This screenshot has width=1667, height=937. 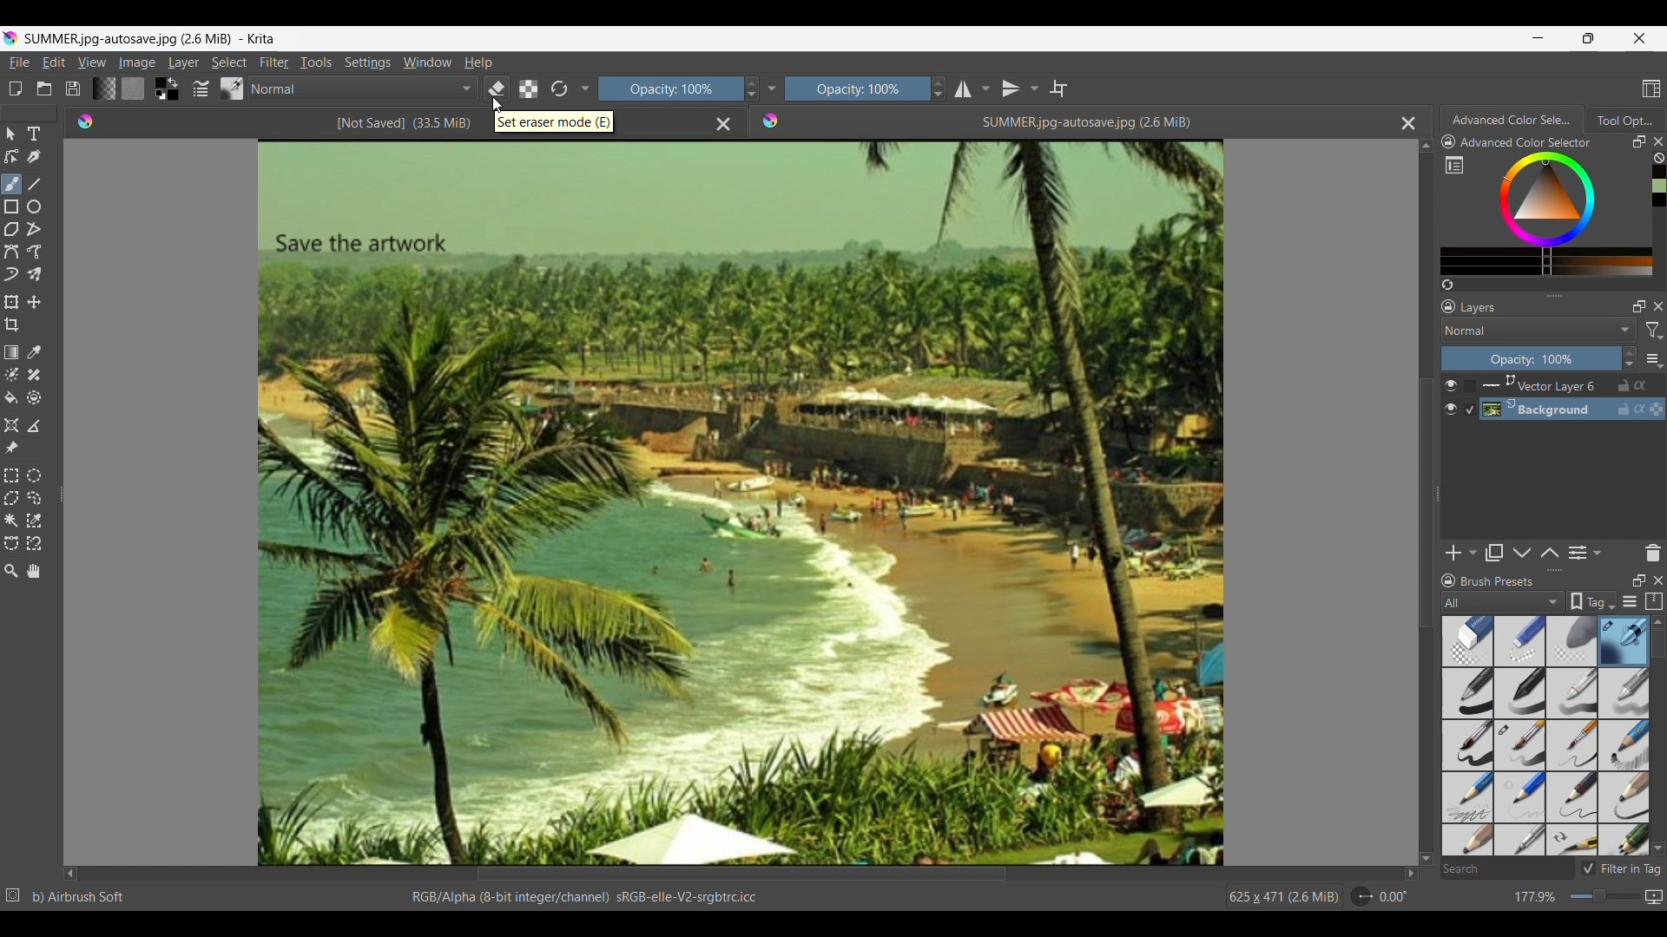 What do you see at coordinates (1502, 602) in the screenshot?
I see `All` at bounding box center [1502, 602].